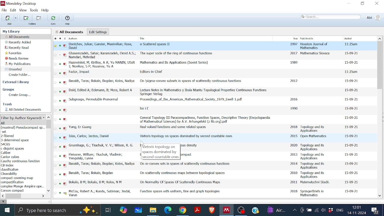 Image resolution: width=384 pixels, height=216 pixels. What do you see at coordinates (21, 4) in the screenshot?
I see `Mendeley logo` at bounding box center [21, 4].